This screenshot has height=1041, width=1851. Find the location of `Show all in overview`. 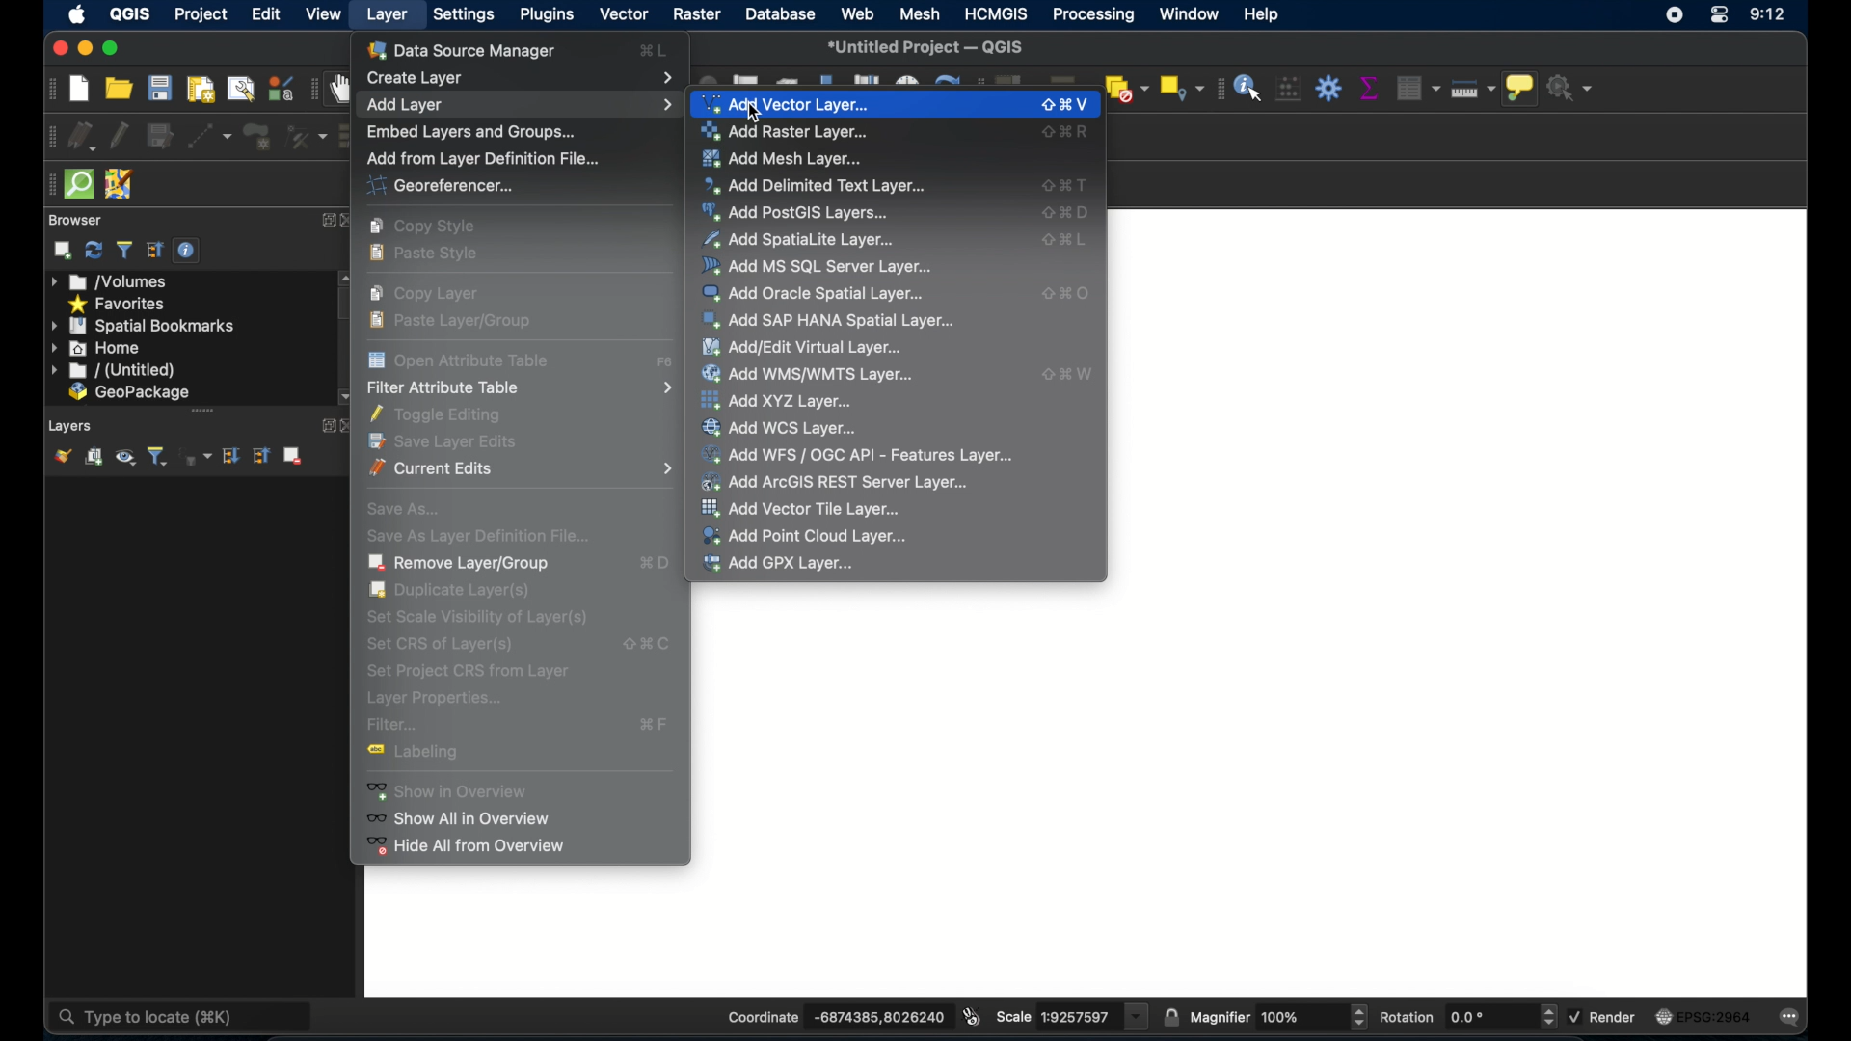

Show all in overview is located at coordinates (478, 821).